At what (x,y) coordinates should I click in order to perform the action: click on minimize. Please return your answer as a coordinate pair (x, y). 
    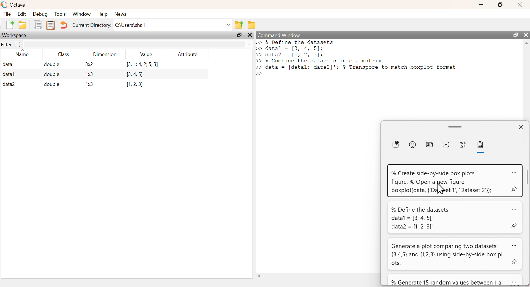
    Looking at the image, I should click on (481, 4).